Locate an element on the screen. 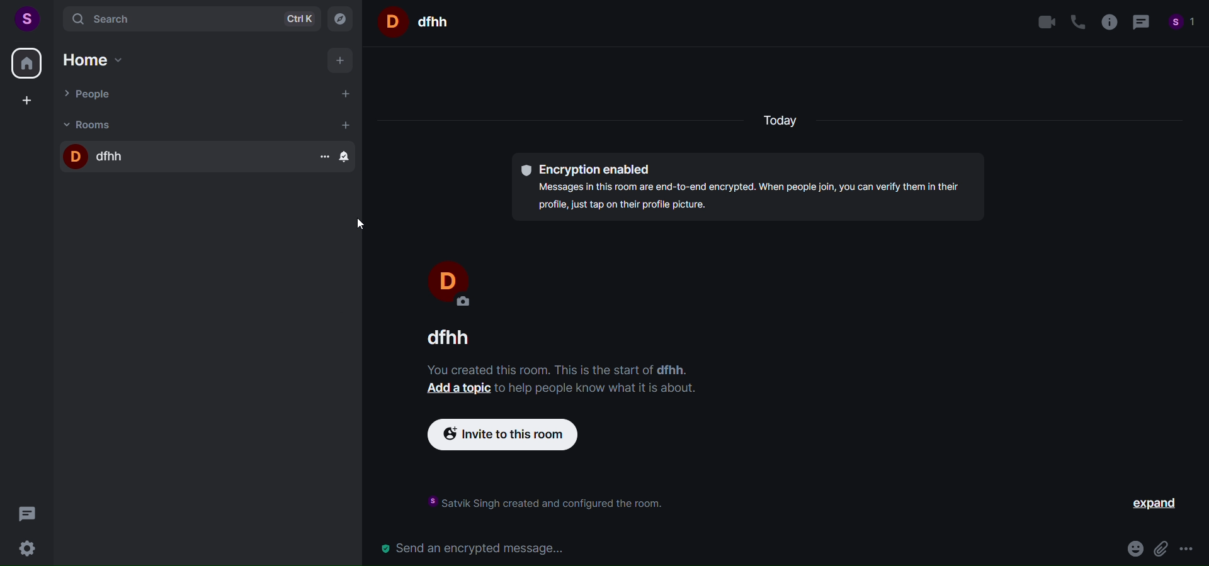 The height and width of the screenshot is (566, 1209). add room is located at coordinates (344, 124).